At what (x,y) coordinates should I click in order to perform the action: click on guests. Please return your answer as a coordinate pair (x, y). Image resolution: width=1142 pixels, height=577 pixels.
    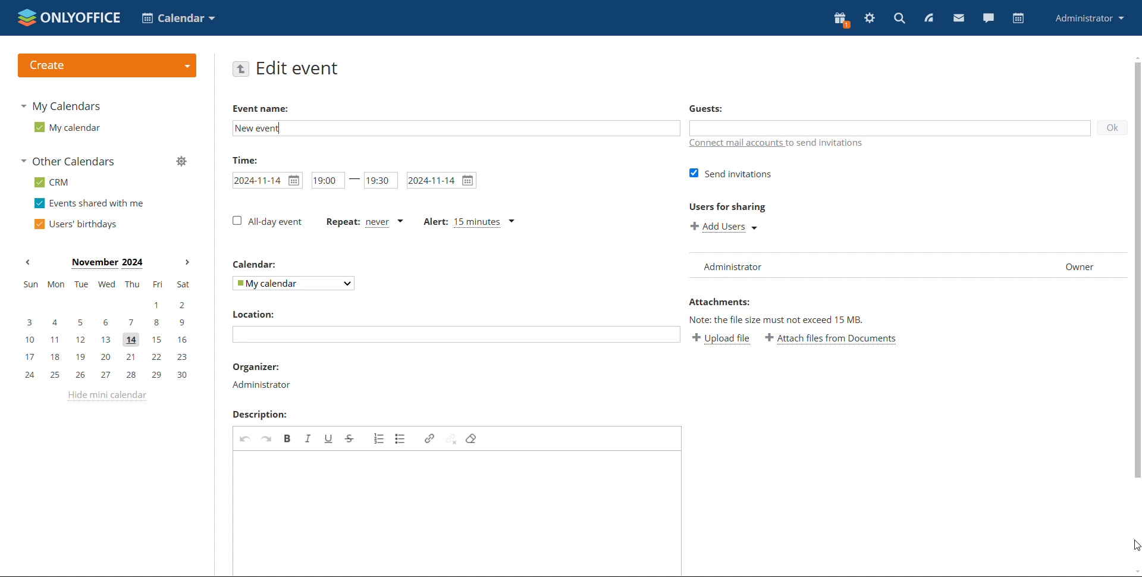
    Looking at the image, I should click on (718, 109).